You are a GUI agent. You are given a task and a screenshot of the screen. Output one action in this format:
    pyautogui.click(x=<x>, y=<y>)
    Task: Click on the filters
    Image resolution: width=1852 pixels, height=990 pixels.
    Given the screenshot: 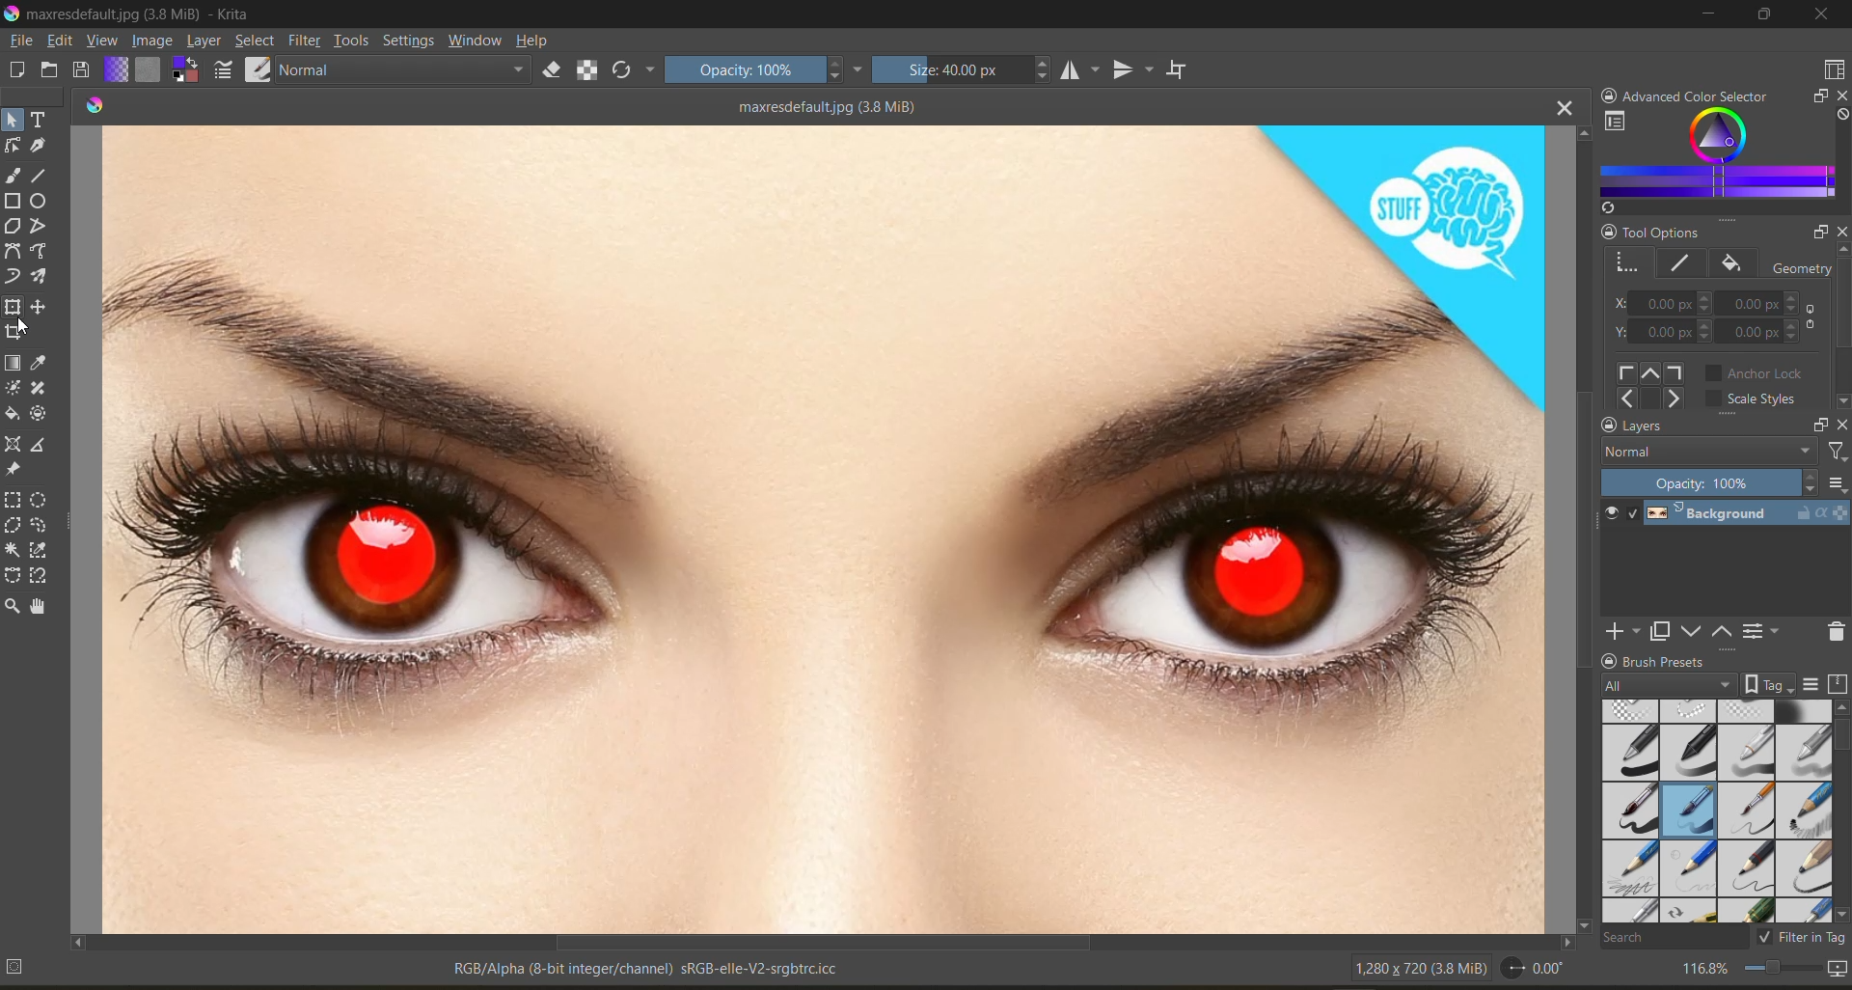 What is the action you would take?
    pyautogui.click(x=306, y=41)
    